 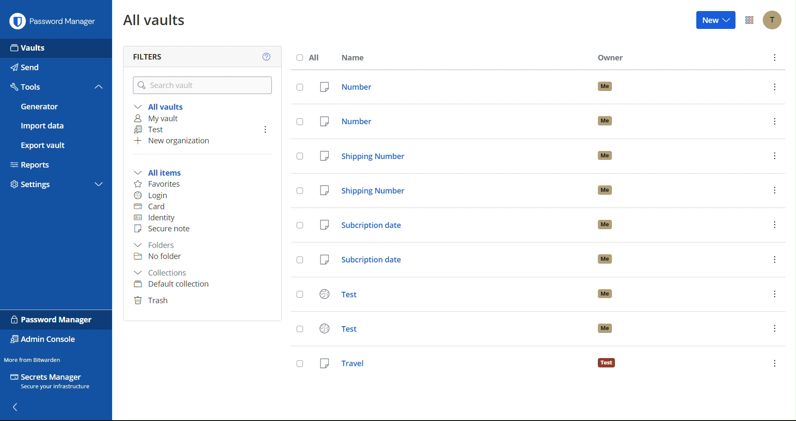 What do you see at coordinates (32, 359) in the screenshot?
I see `Move from Bitwarden` at bounding box center [32, 359].